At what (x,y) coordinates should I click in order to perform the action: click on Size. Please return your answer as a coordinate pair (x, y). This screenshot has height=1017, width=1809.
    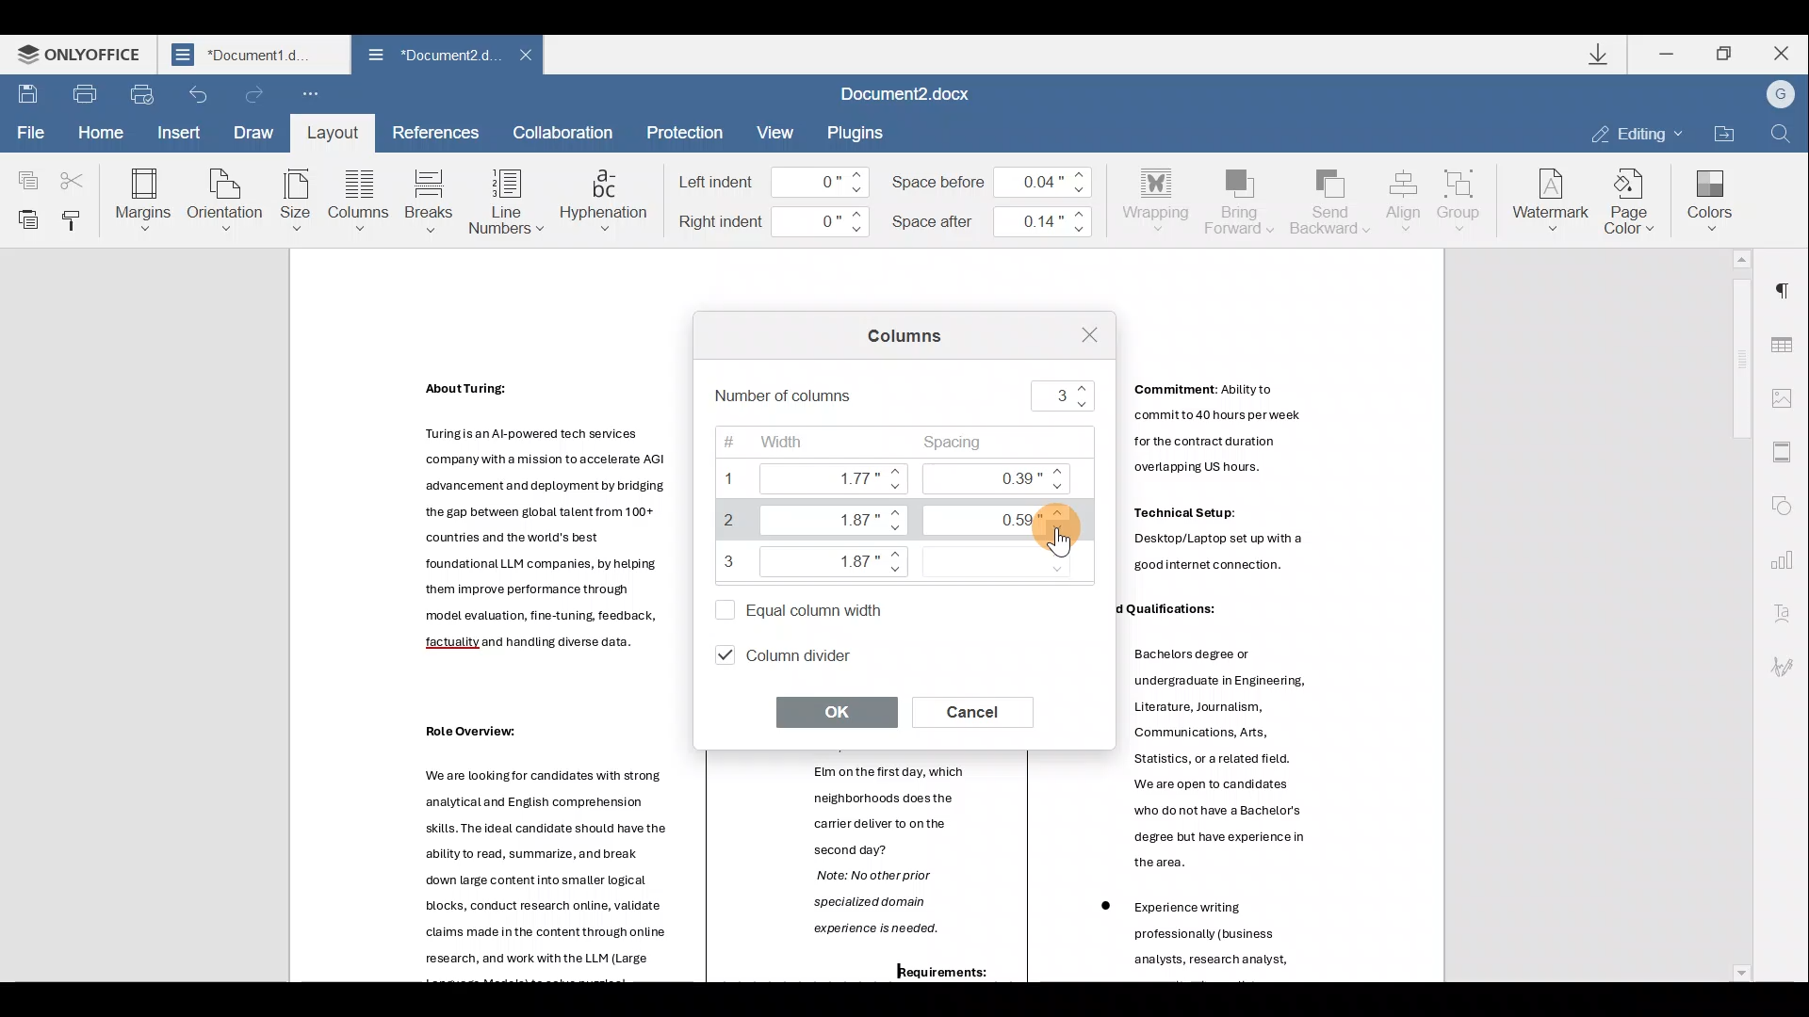
    Looking at the image, I should click on (296, 202).